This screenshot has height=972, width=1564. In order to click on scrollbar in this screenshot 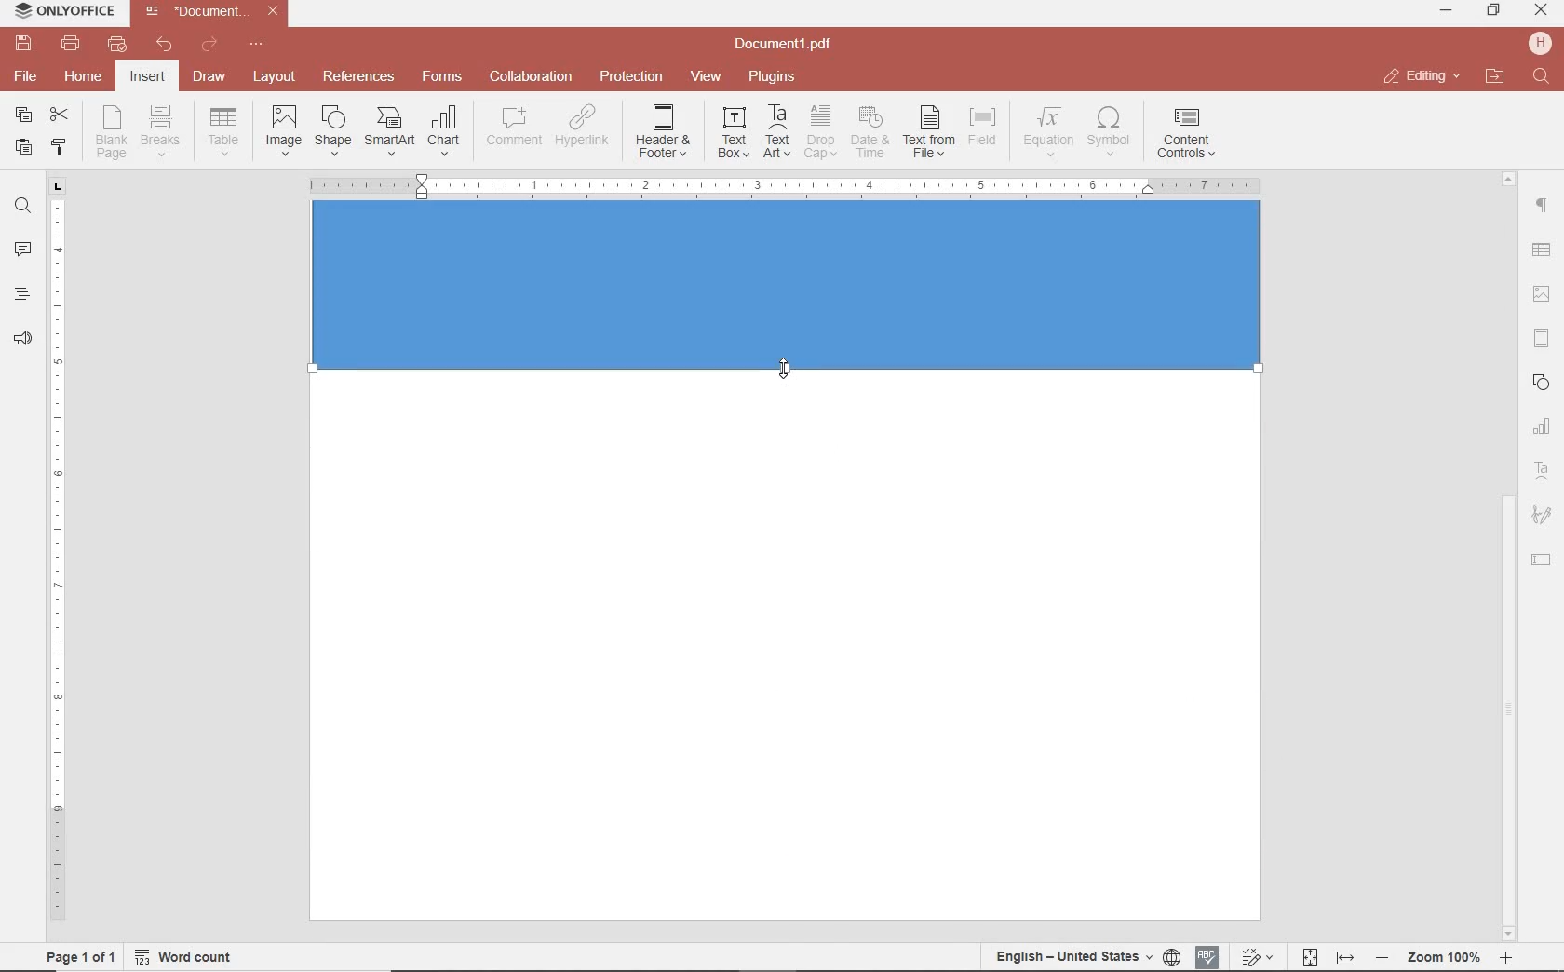, I will do `click(1509, 709)`.